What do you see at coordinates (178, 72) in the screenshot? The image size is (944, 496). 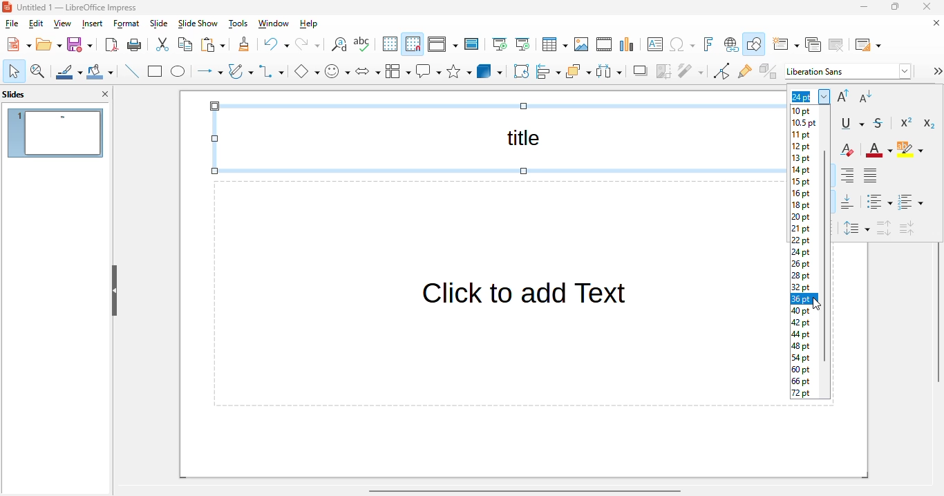 I see `ellipse` at bounding box center [178, 72].